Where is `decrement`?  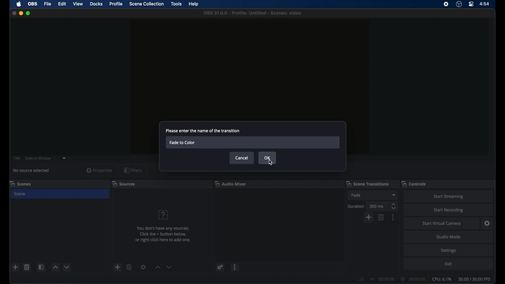 decrement is located at coordinates (67, 267).